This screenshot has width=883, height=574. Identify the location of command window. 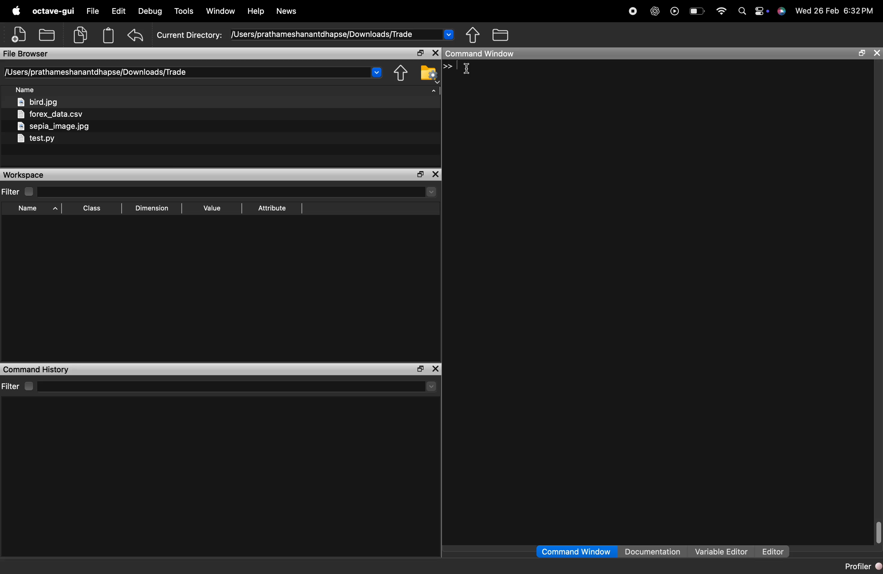
(485, 54).